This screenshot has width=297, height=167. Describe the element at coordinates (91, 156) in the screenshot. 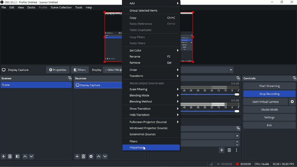

I see `Open source properties` at that location.